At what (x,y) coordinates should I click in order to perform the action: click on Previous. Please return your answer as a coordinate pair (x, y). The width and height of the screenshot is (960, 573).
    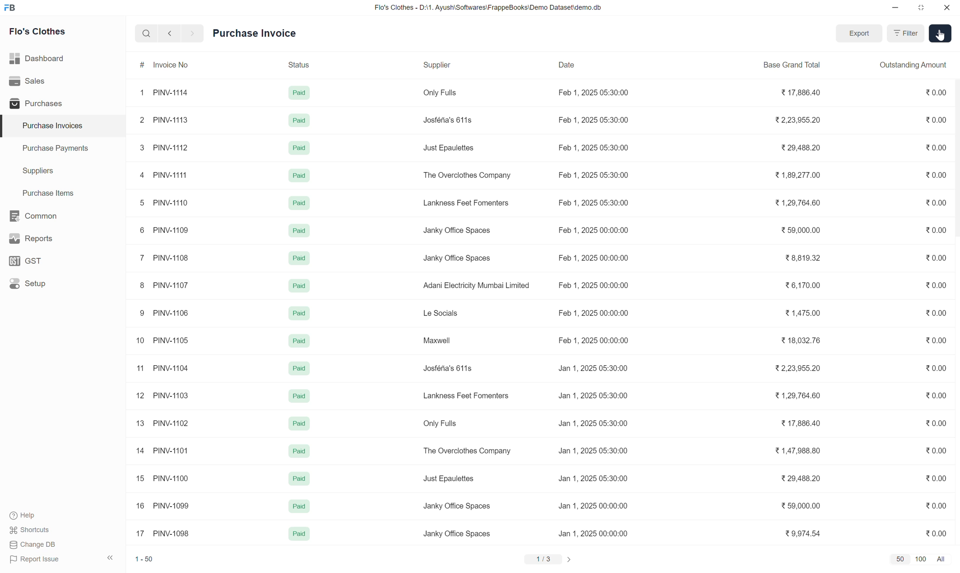
    Looking at the image, I should click on (169, 33).